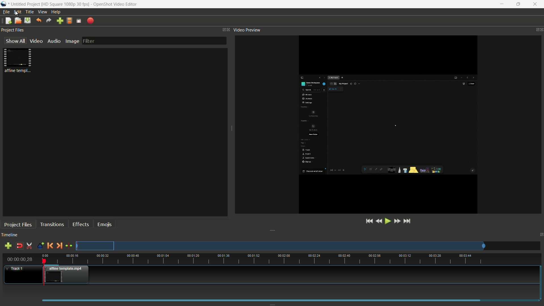 This screenshot has width=544, height=306. Describe the element at coordinates (36, 41) in the screenshot. I see `video` at that location.